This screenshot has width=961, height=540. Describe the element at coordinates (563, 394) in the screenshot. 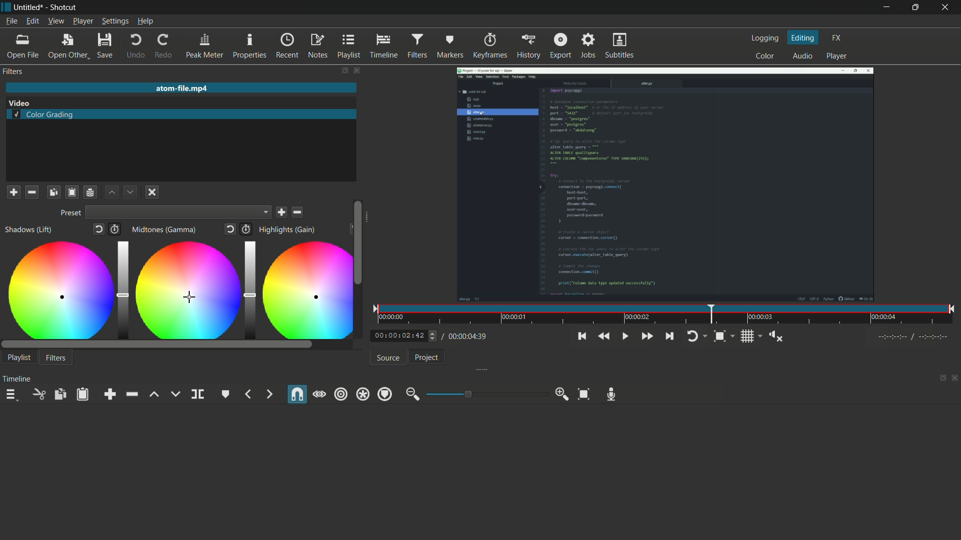

I see `zoom in` at that location.